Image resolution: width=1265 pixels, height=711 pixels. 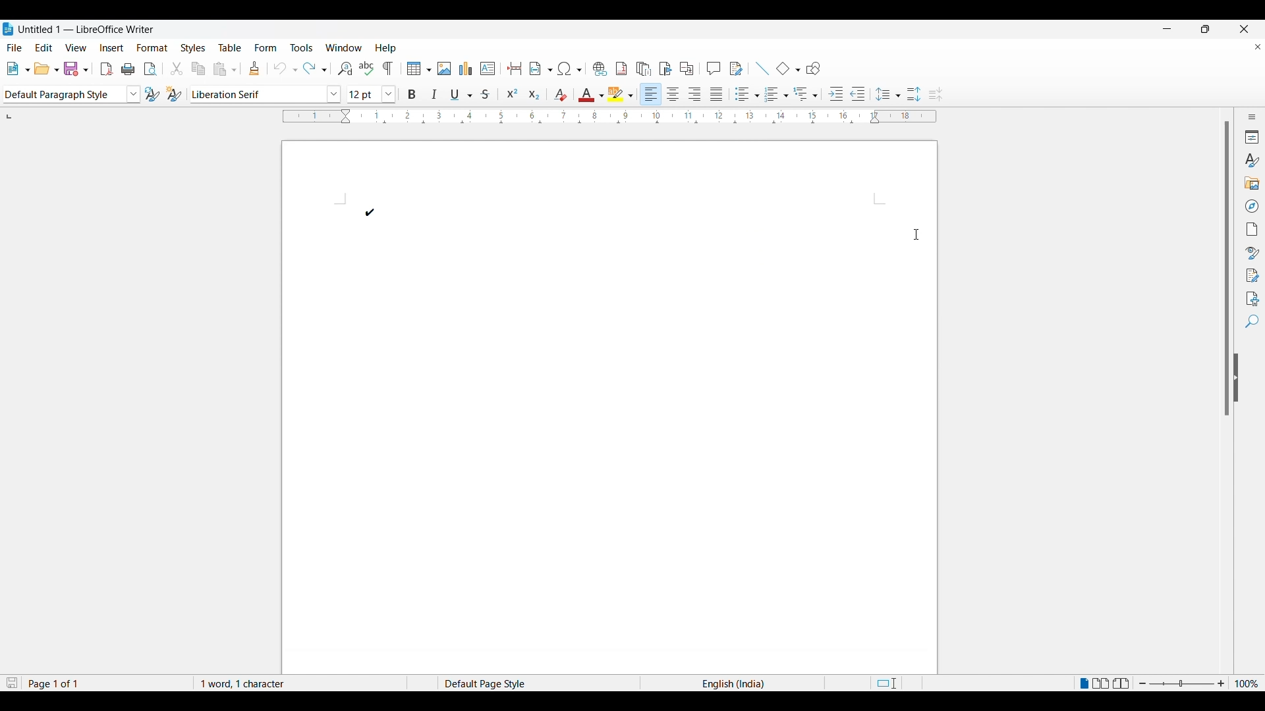 I want to click on Properties", so click(x=1250, y=136).